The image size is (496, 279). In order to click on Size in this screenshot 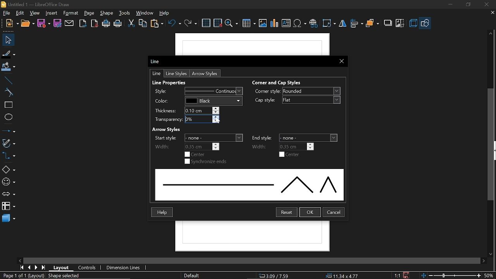, I will do `click(340, 275)`.